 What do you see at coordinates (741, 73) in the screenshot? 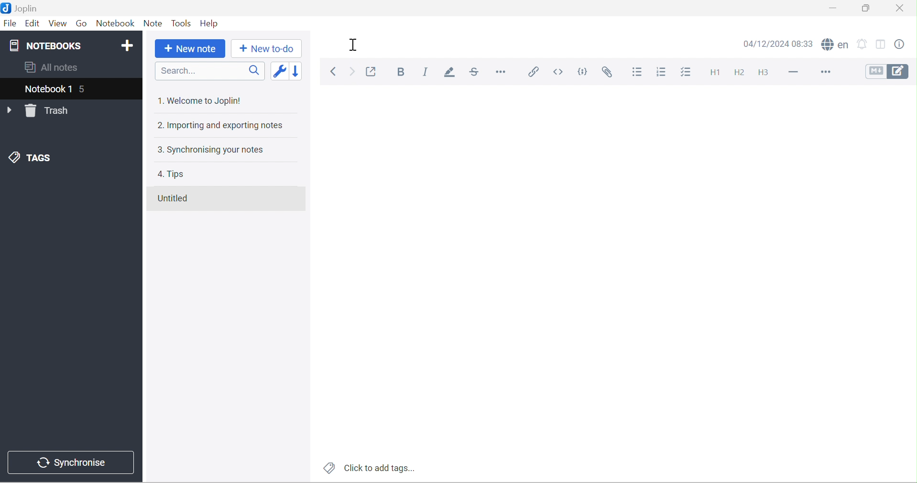
I see `Heading 2` at bounding box center [741, 73].